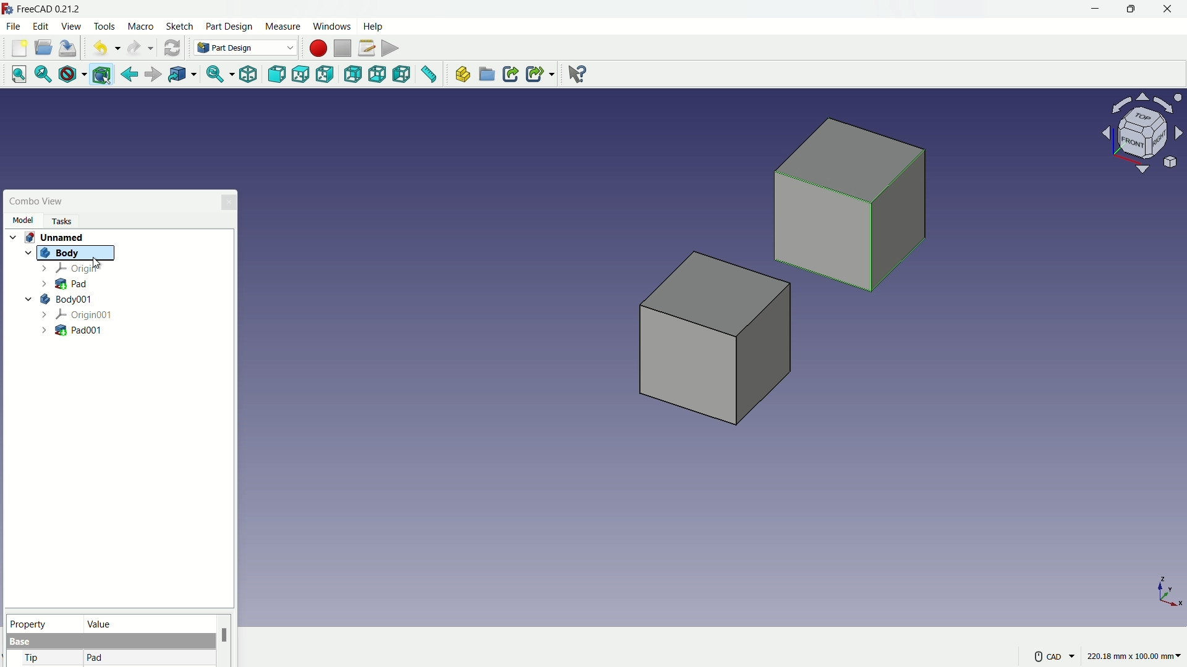 The height and width of the screenshot is (667, 1187). I want to click on redo, so click(140, 48).